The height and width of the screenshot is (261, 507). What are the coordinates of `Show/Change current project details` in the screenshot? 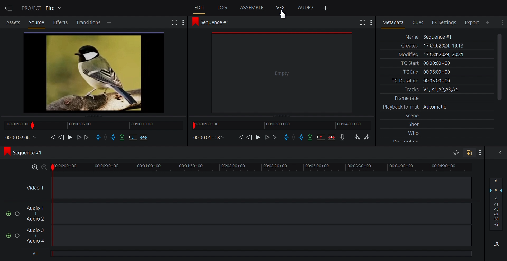 It's located at (43, 7).